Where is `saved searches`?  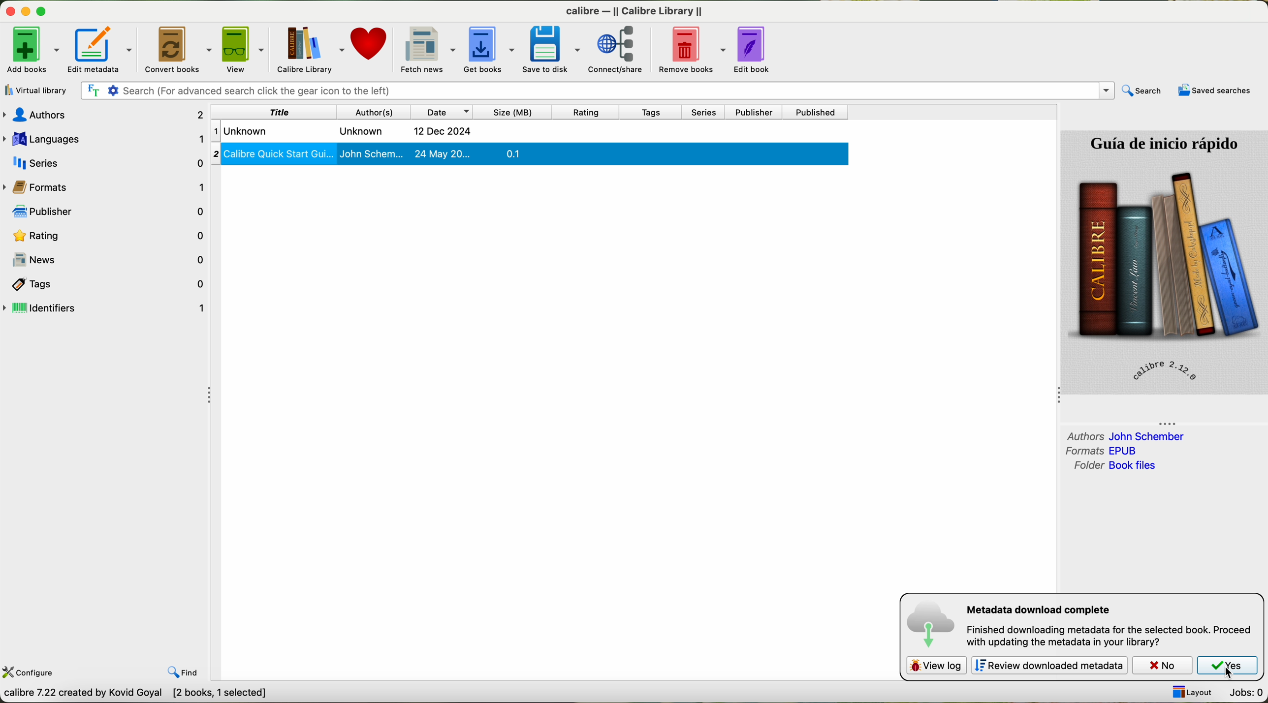
saved searches is located at coordinates (1213, 92).